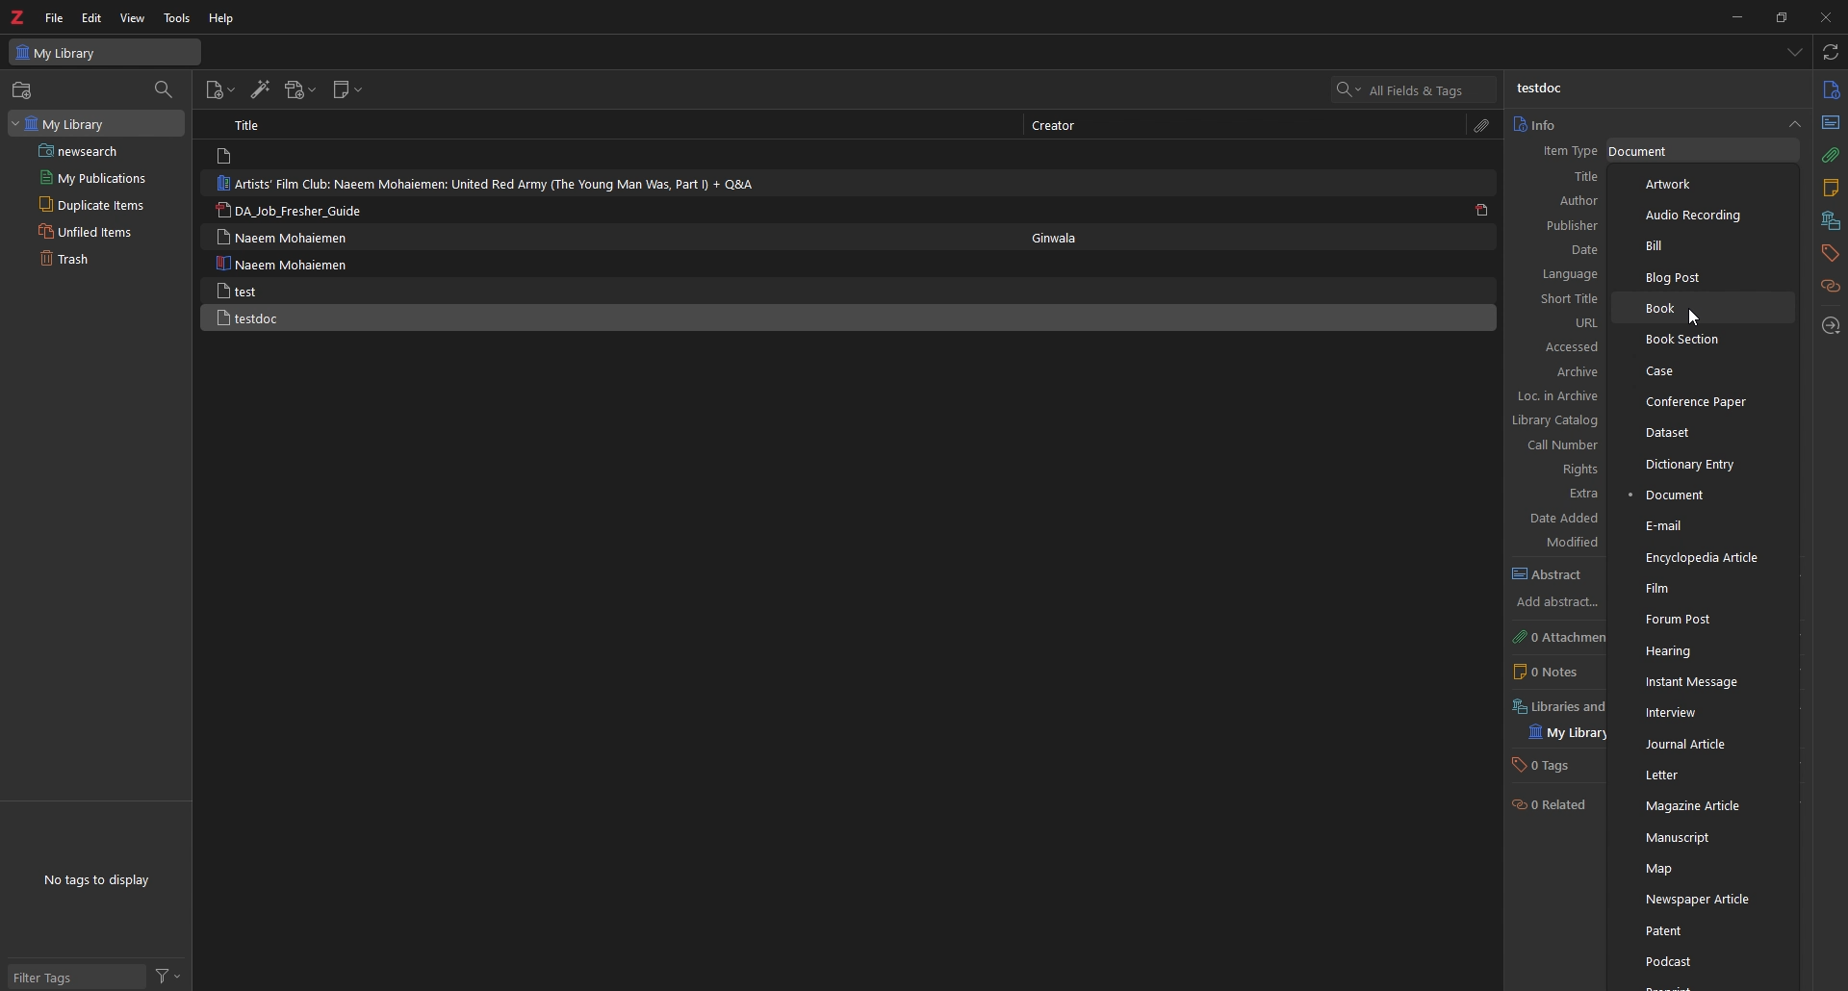 Image resolution: width=1848 pixels, height=991 pixels. Describe the element at coordinates (248, 124) in the screenshot. I see `Title` at that location.